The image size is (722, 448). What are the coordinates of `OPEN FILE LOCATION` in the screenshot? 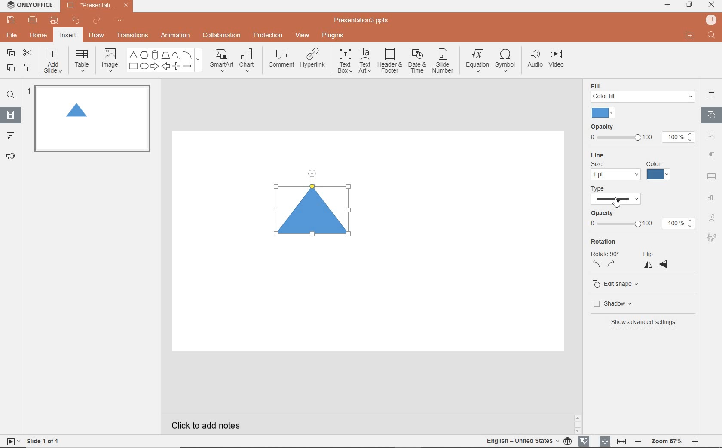 It's located at (690, 35).